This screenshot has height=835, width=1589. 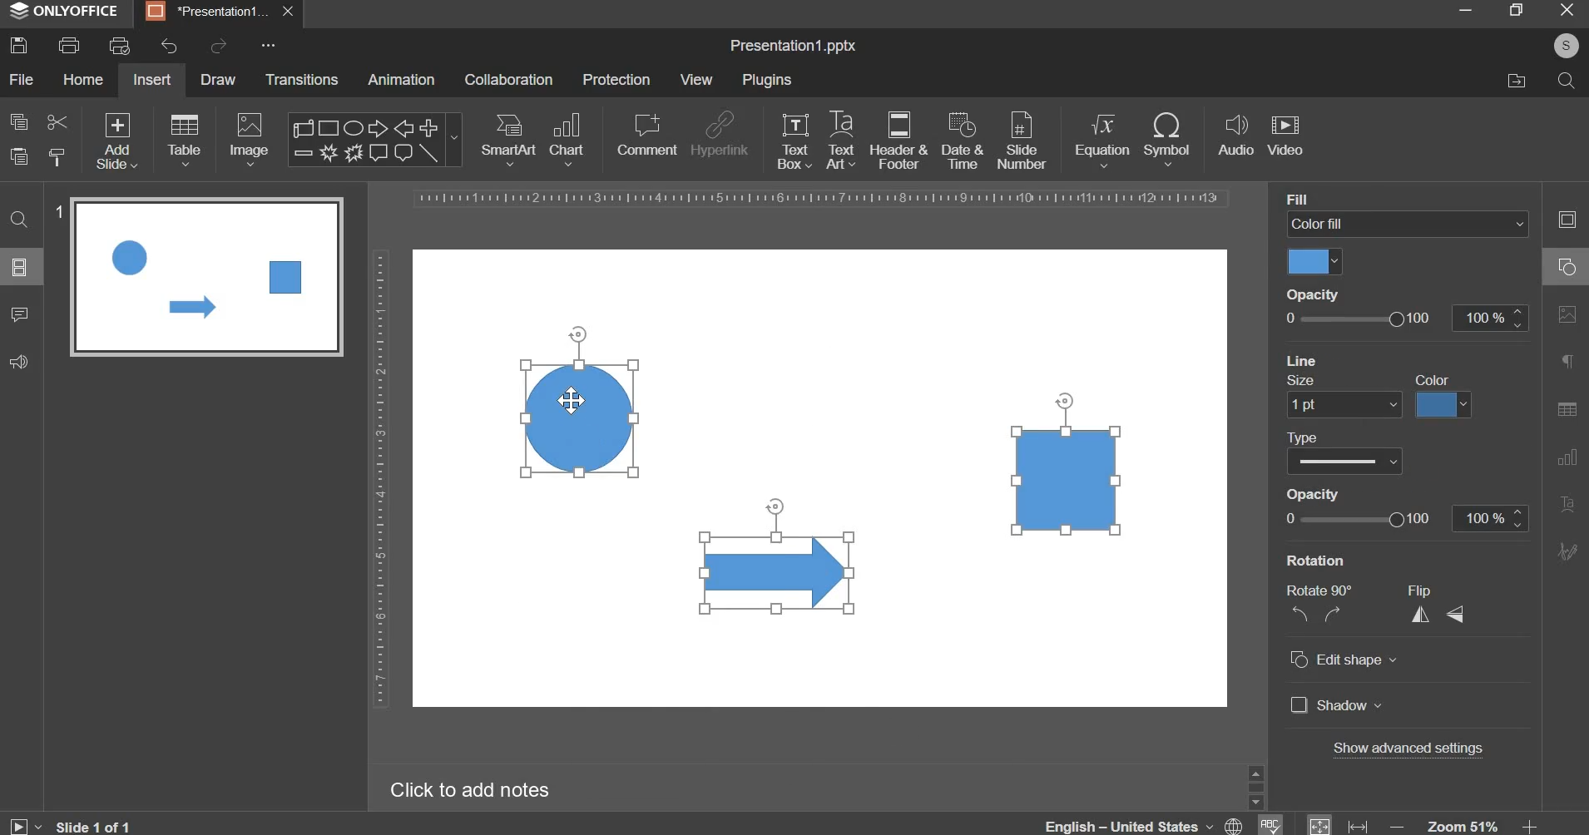 What do you see at coordinates (57, 157) in the screenshot?
I see `copy style` at bounding box center [57, 157].